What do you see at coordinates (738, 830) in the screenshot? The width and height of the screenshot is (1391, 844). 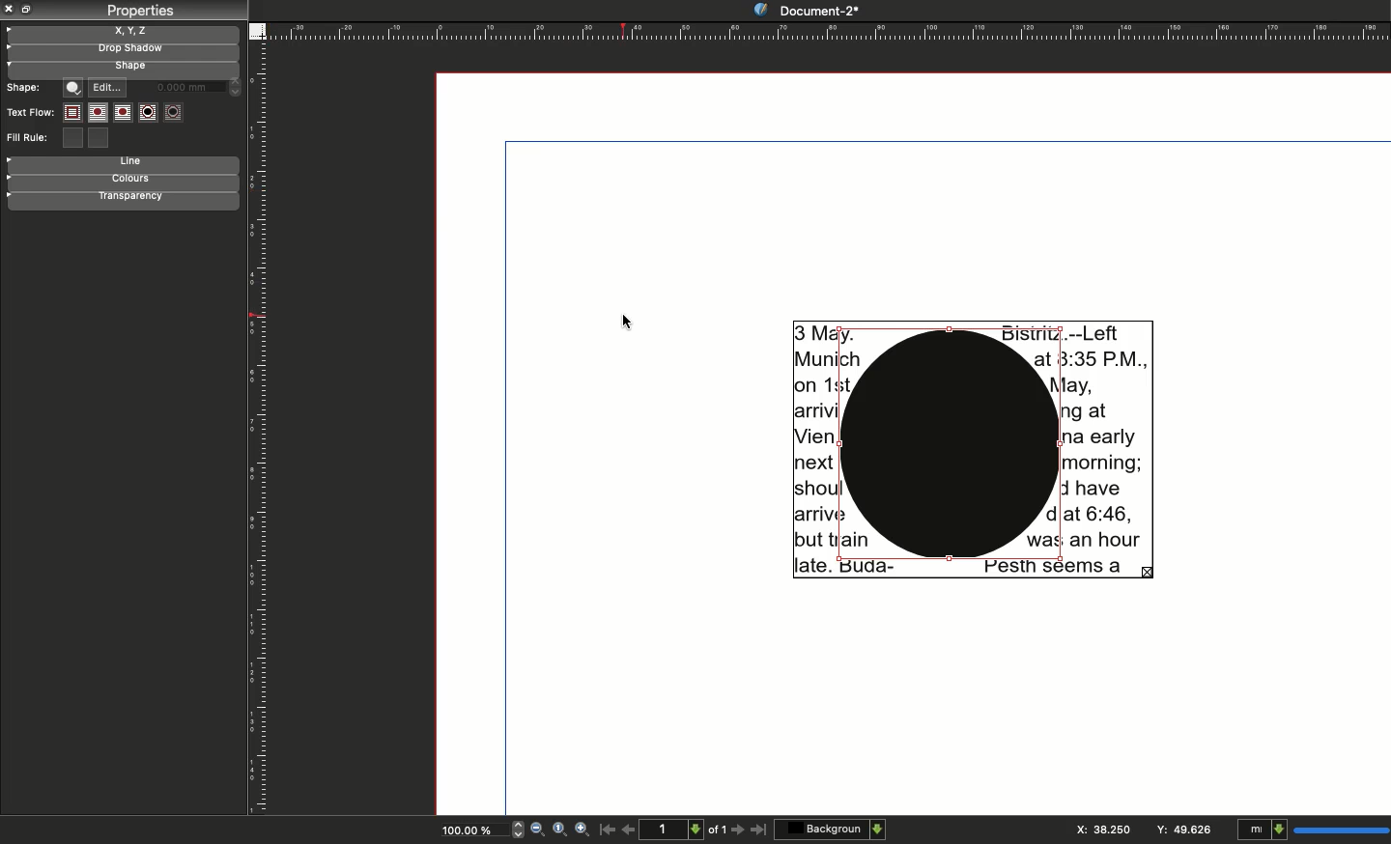 I see `Next page` at bounding box center [738, 830].